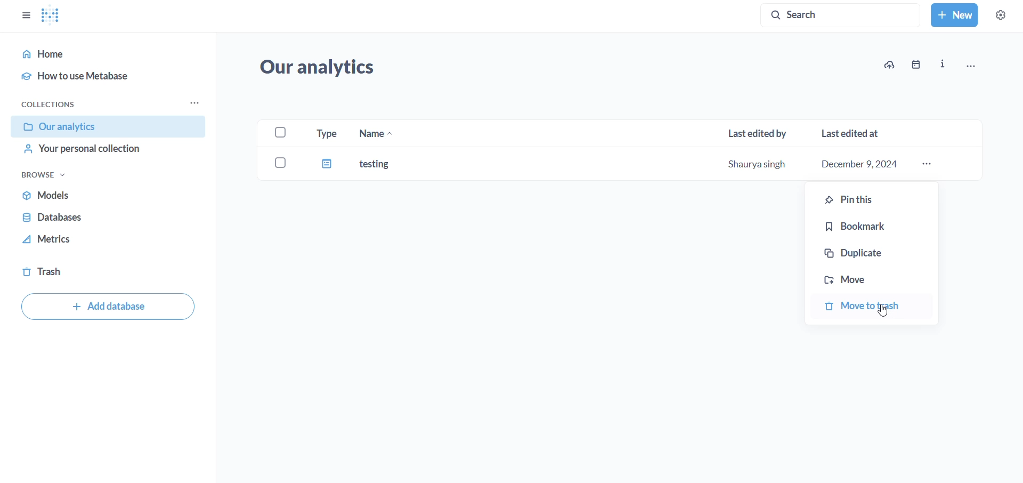 This screenshot has width=1023, height=483. Describe the element at coordinates (918, 65) in the screenshot. I see `date` at that location.